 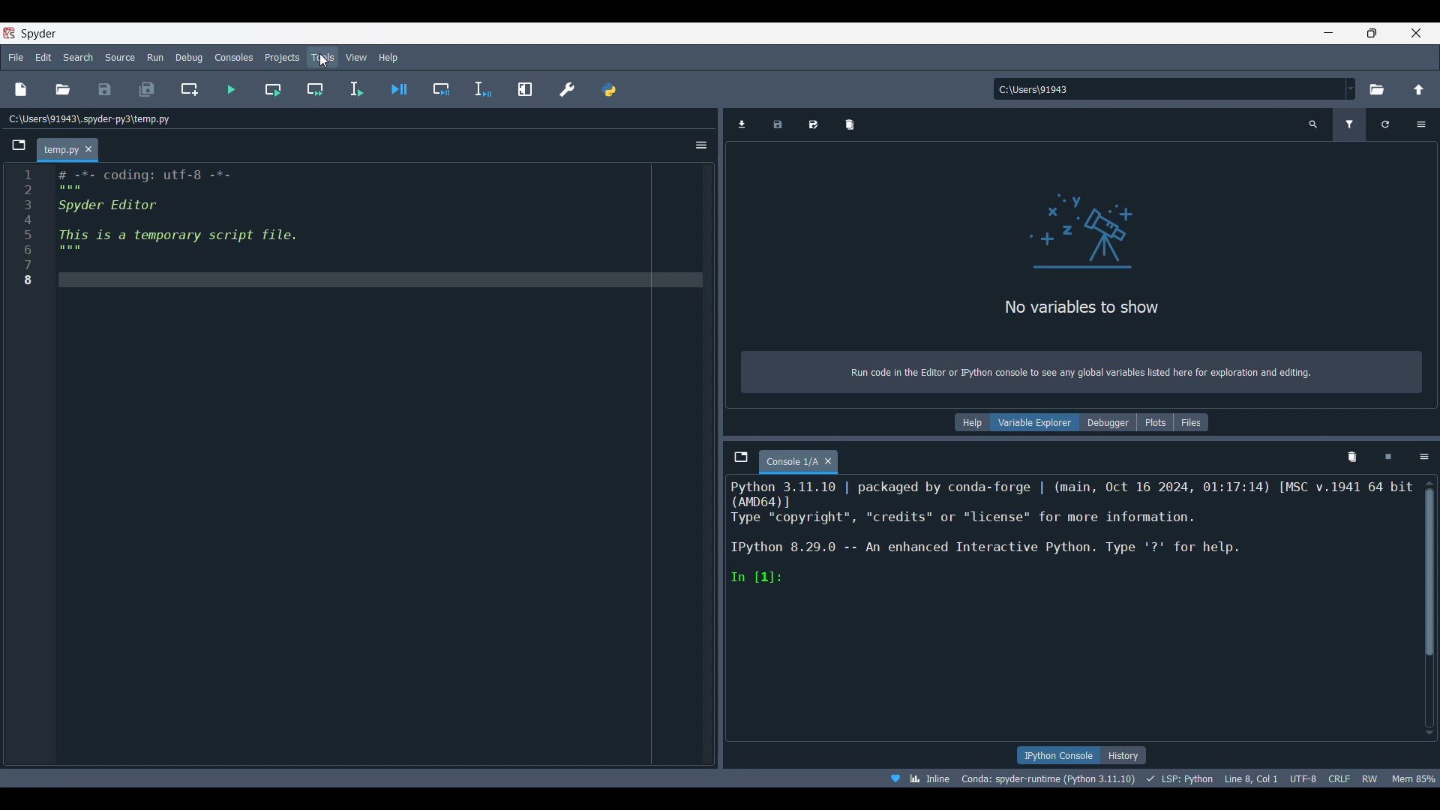 What do you see at coordinates (90, 119) in the screenshot?
I see `Current file location` at bounding box center [90, 119].